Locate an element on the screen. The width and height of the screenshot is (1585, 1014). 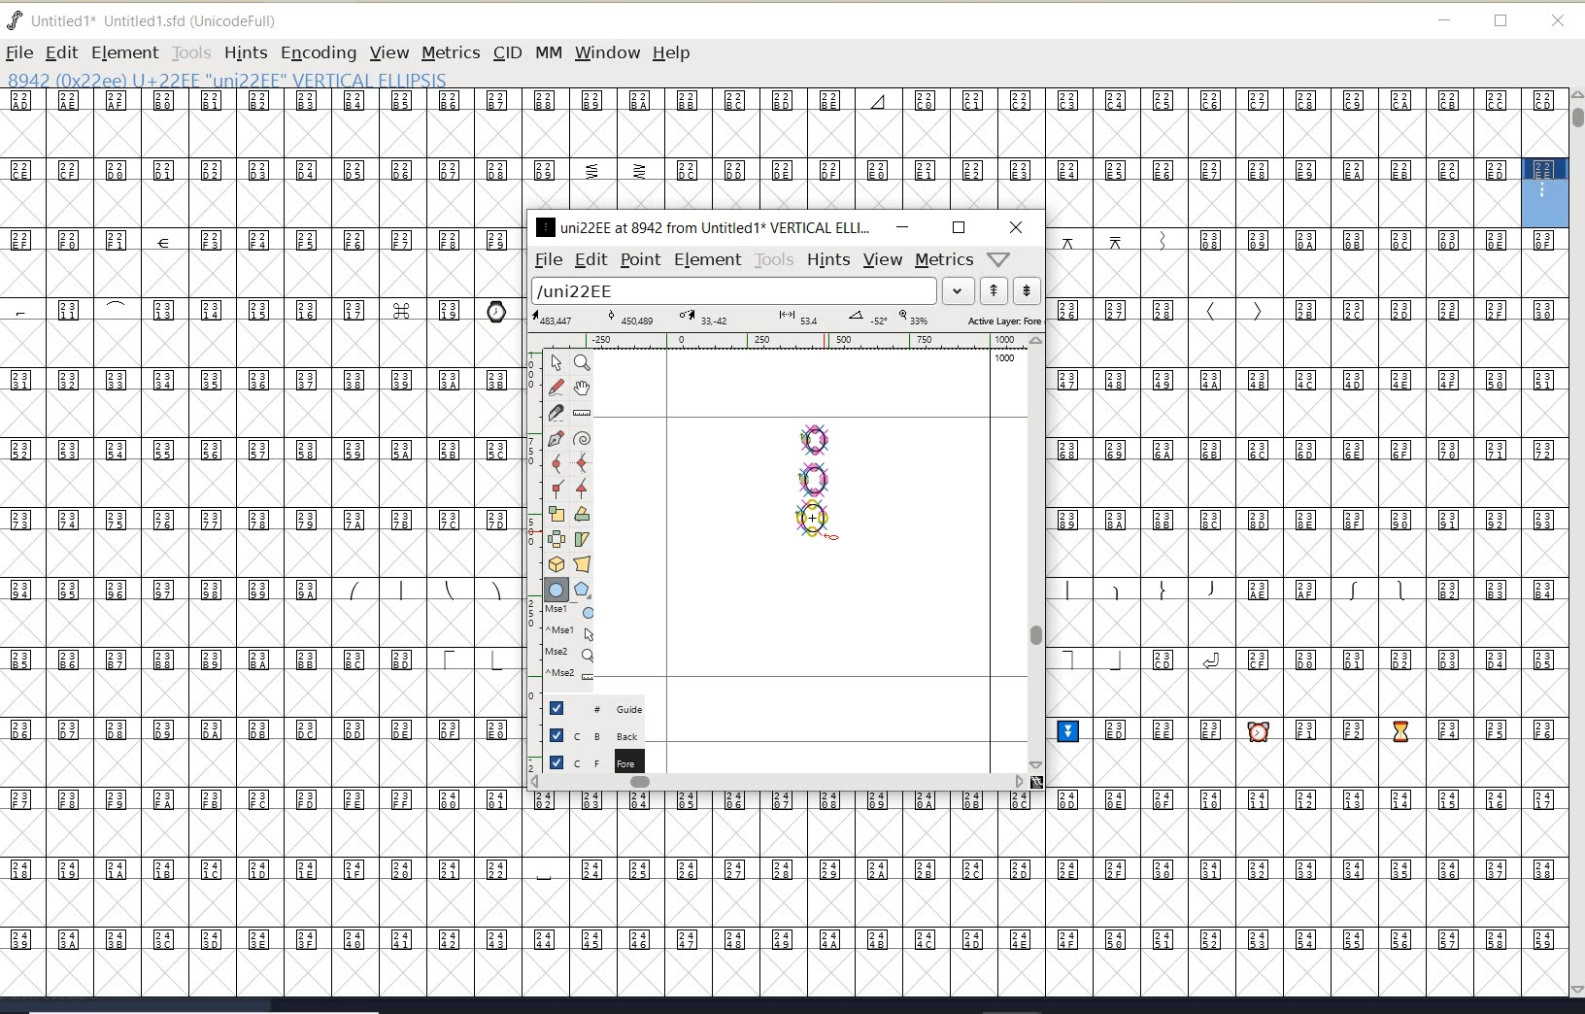
element is located at coordinates (708, 259).